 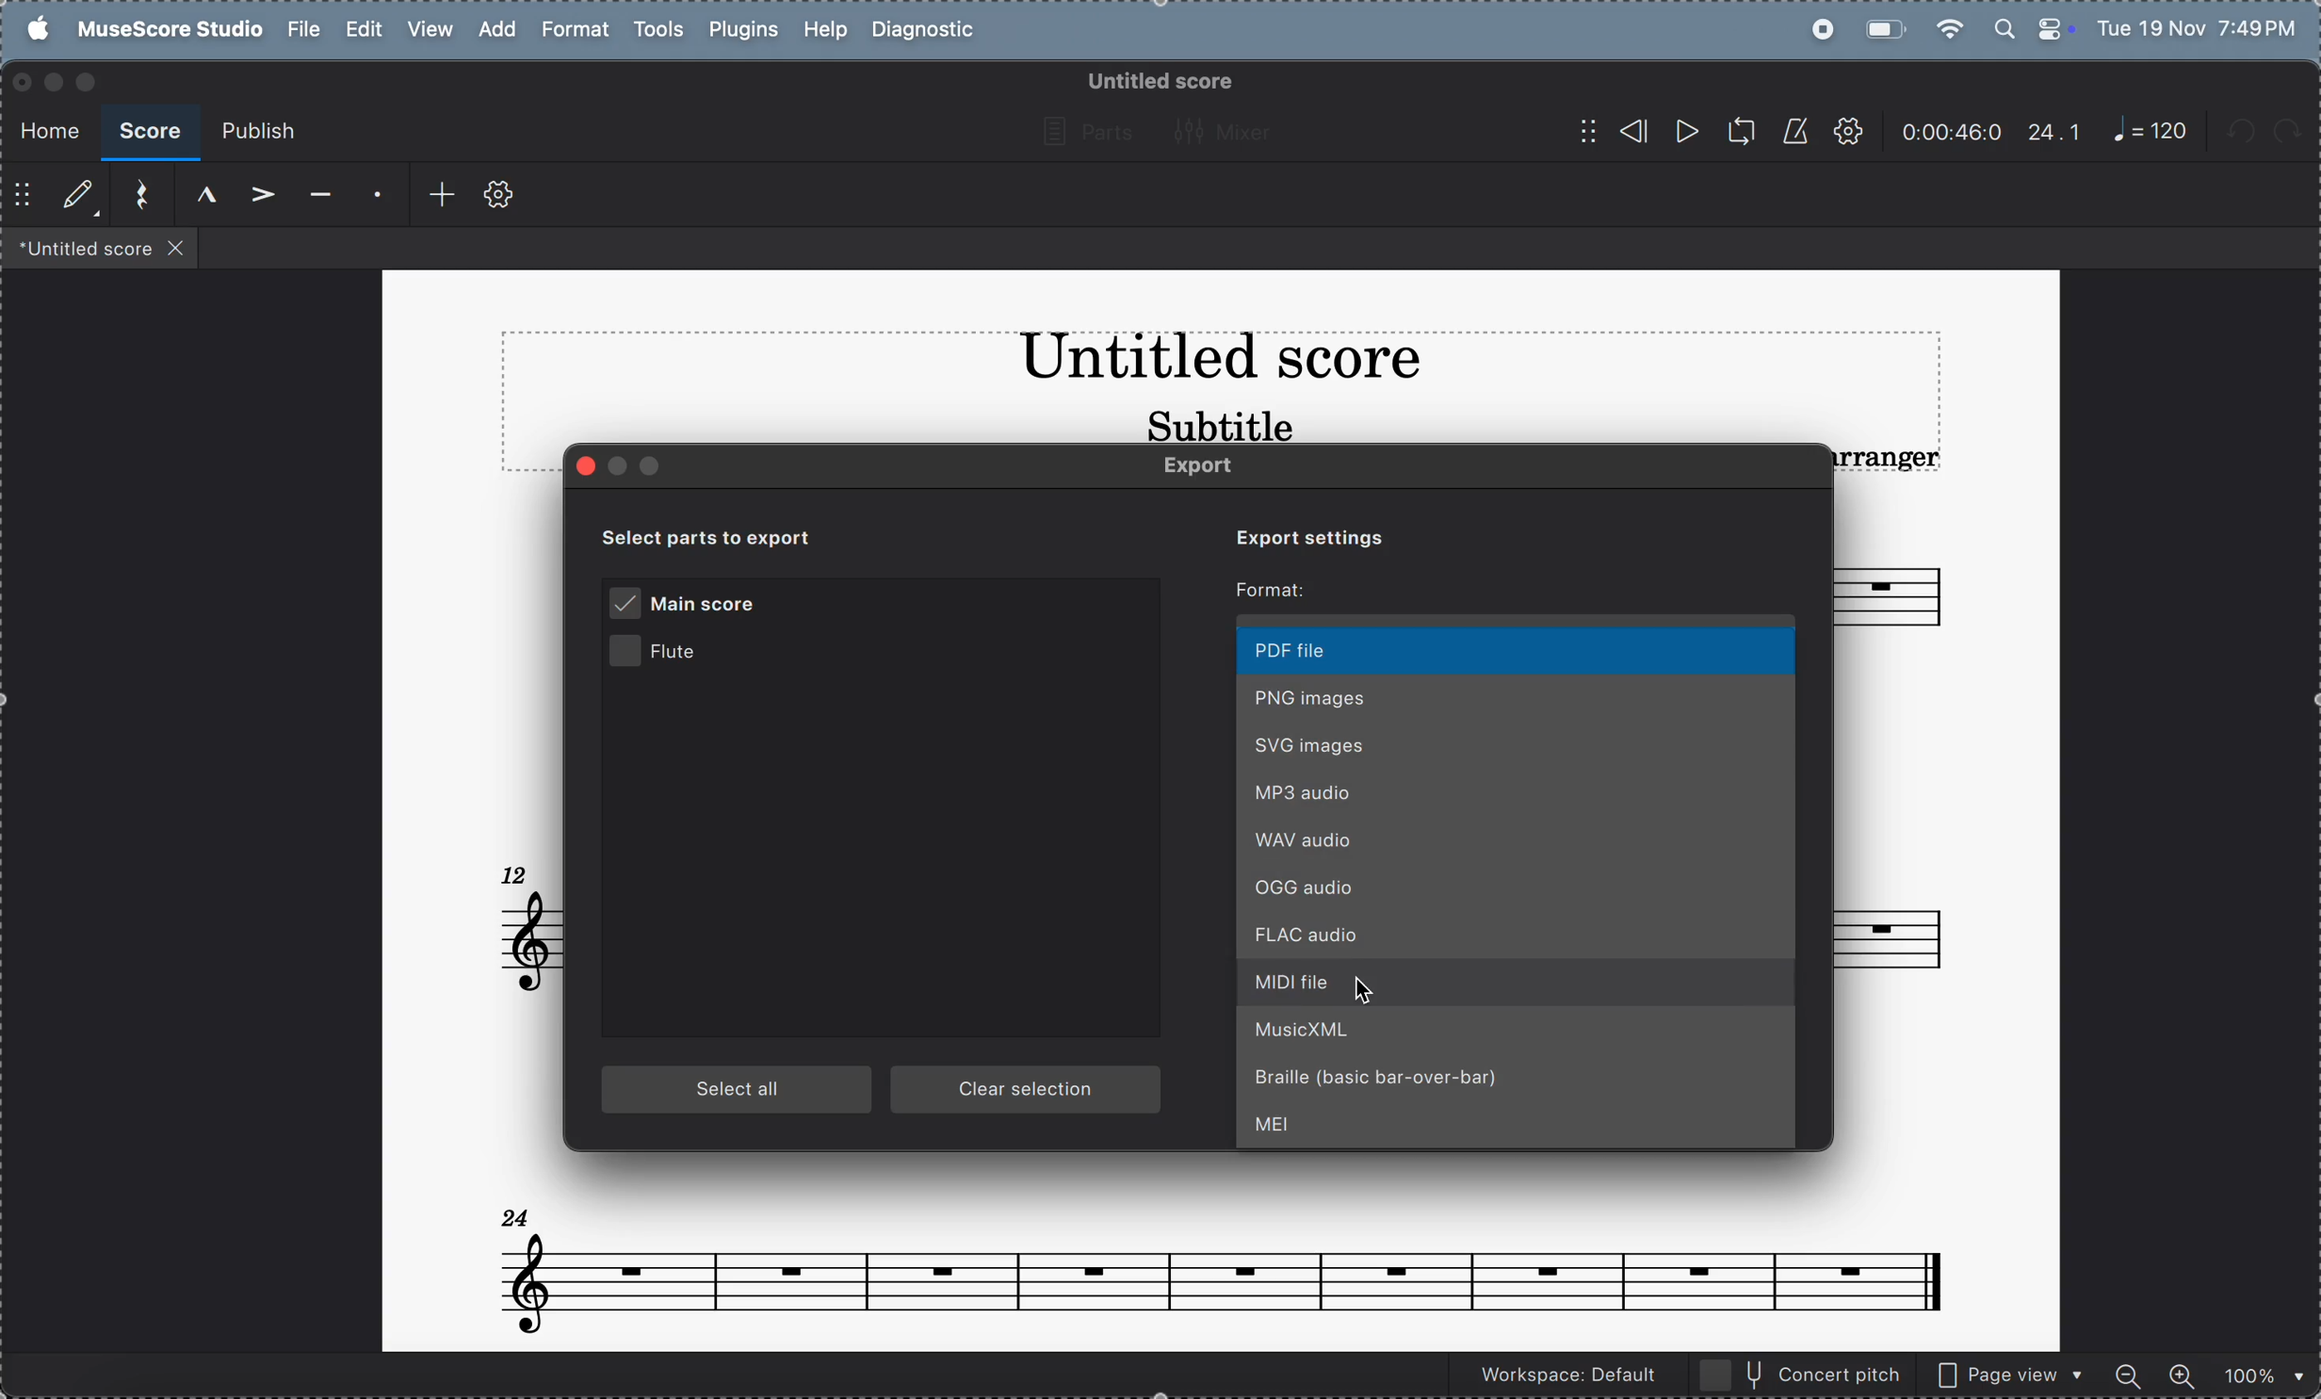 What do you see at coordinates (1277, 591) in the screenshot?
I see `Format` at bounding box center [1277, 591].